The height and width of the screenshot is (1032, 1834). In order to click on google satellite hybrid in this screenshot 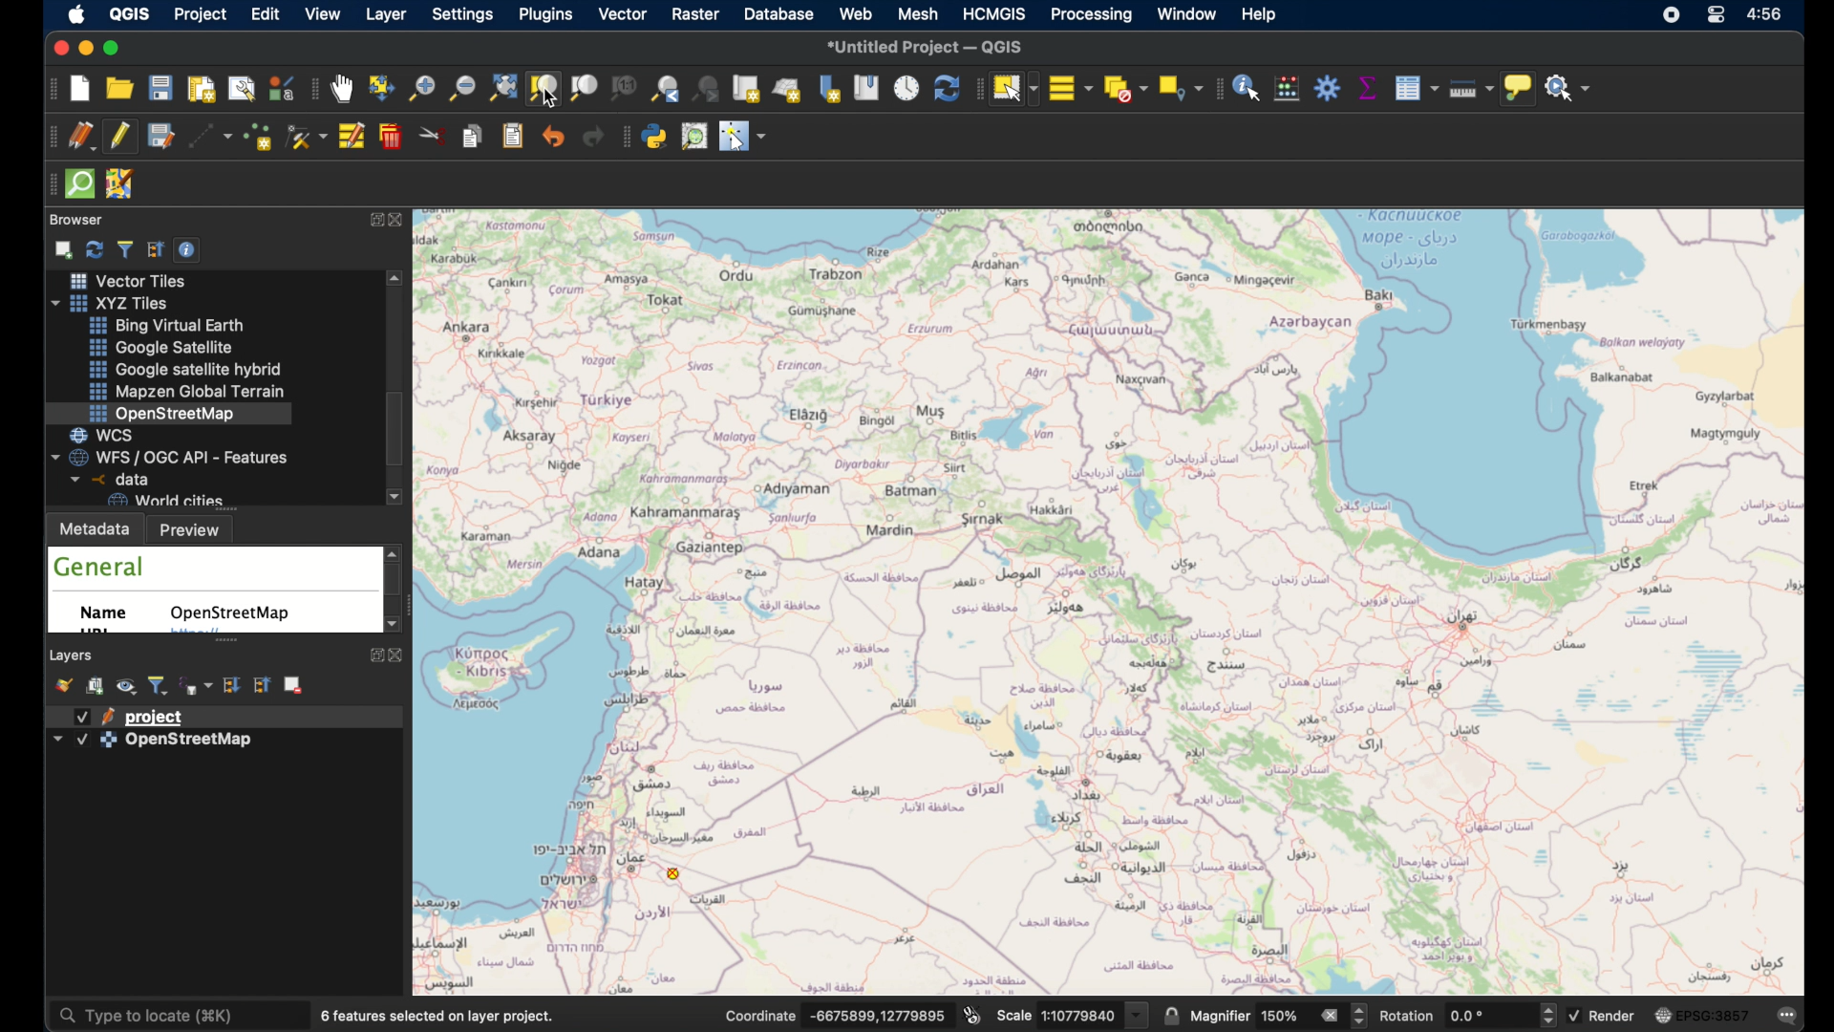, I will do `click(182, 369)`.